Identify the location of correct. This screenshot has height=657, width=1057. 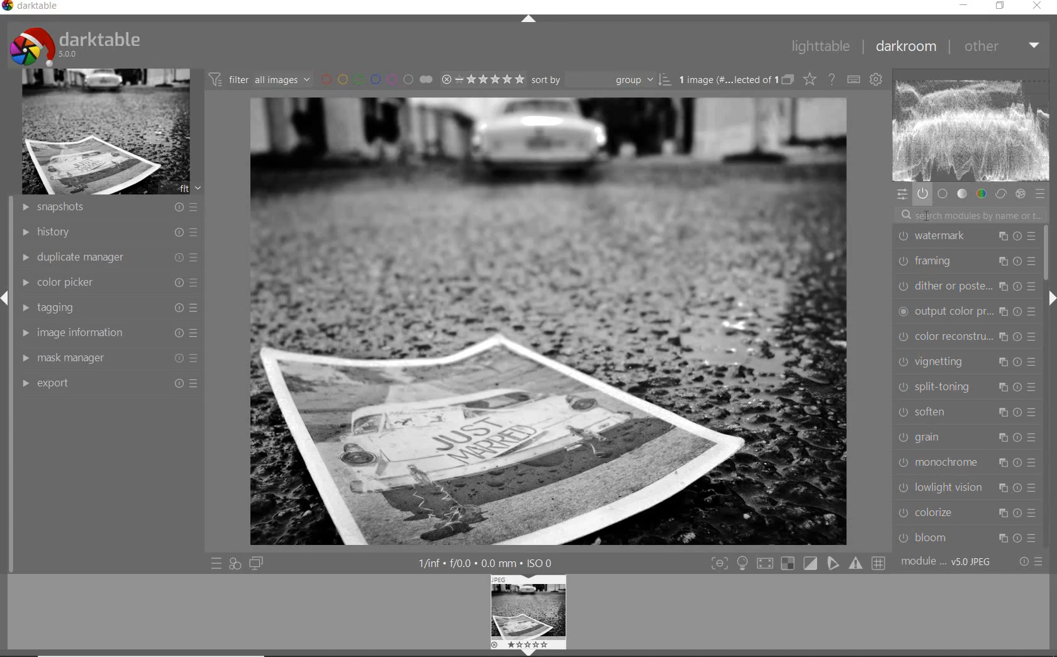
(1001, 194).